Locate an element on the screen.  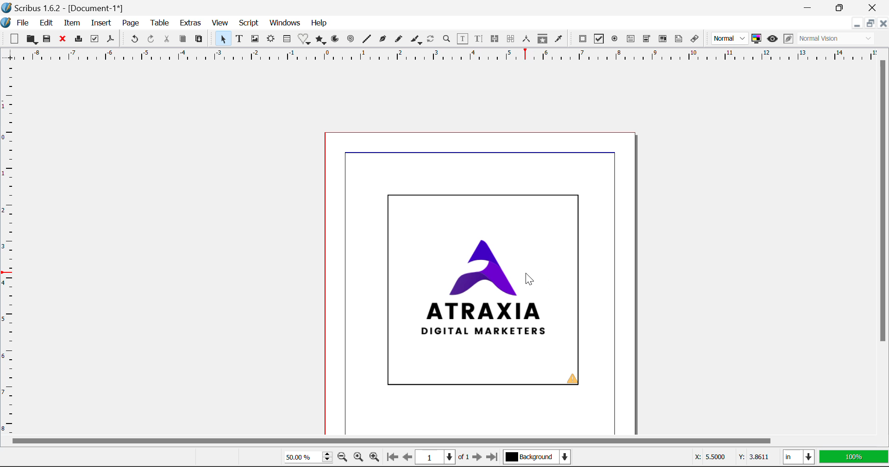
Previous page is located at coordinates (406, 456).